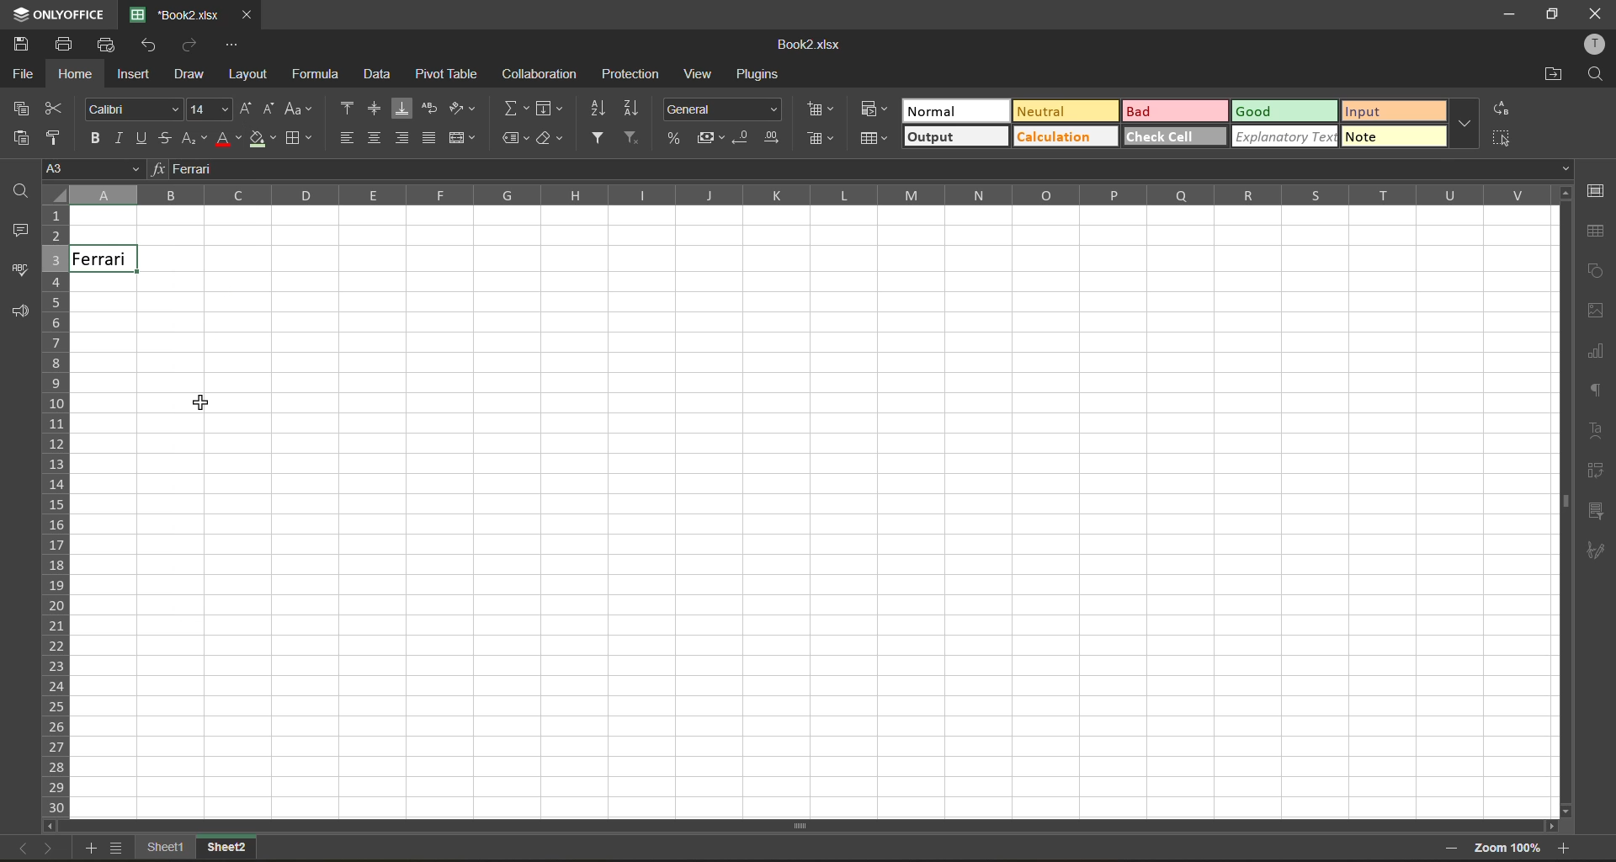 Image resolution: width=1616 pixels, height=862 pixels. Describe the element at coordinates (875, 110) in the screenshot. I see `conditional formatting` at that location.